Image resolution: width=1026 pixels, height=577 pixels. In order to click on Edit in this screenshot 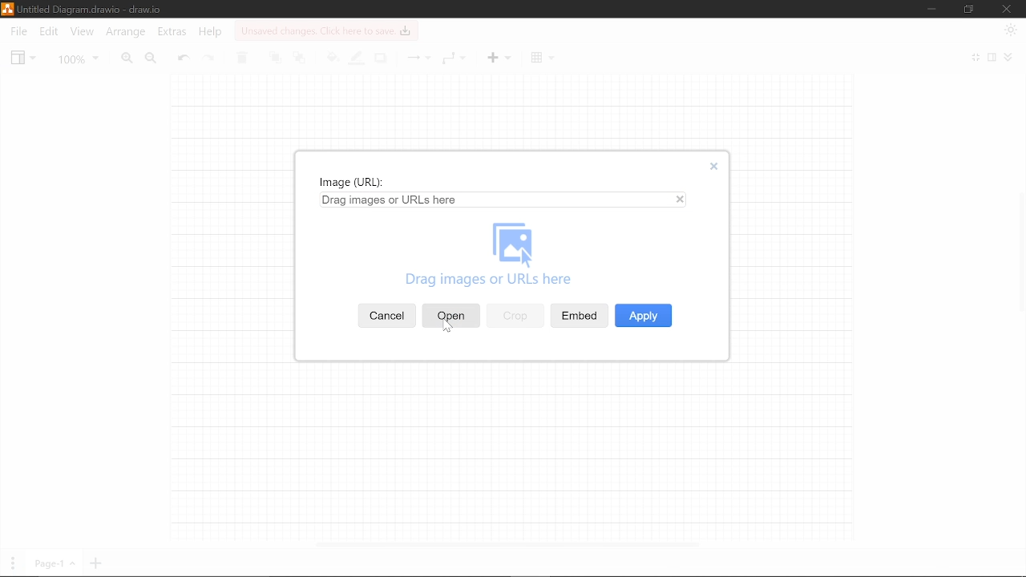, I will do `click(48, 33)`.